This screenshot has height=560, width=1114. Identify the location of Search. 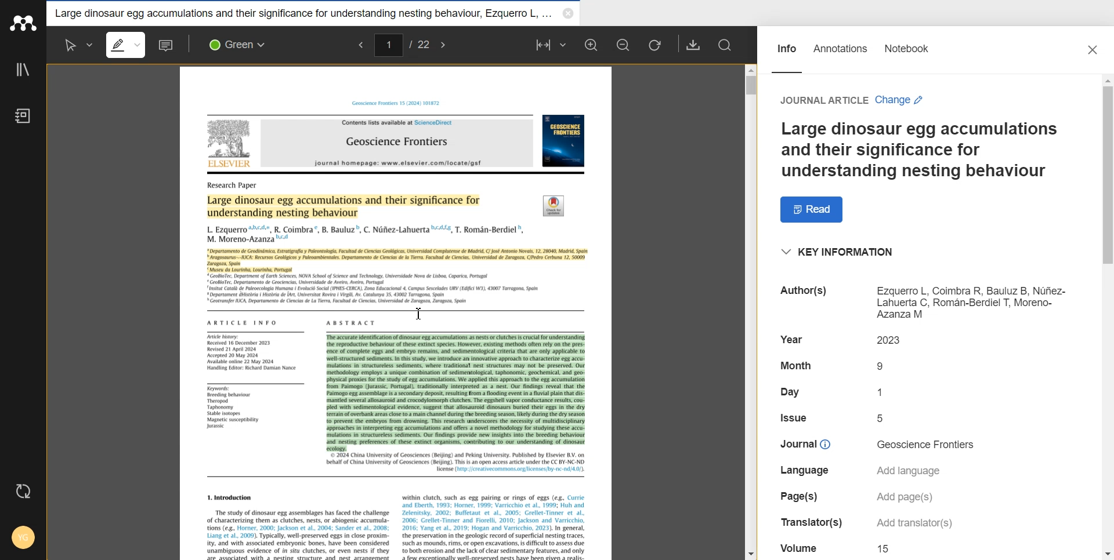
(727, 46).